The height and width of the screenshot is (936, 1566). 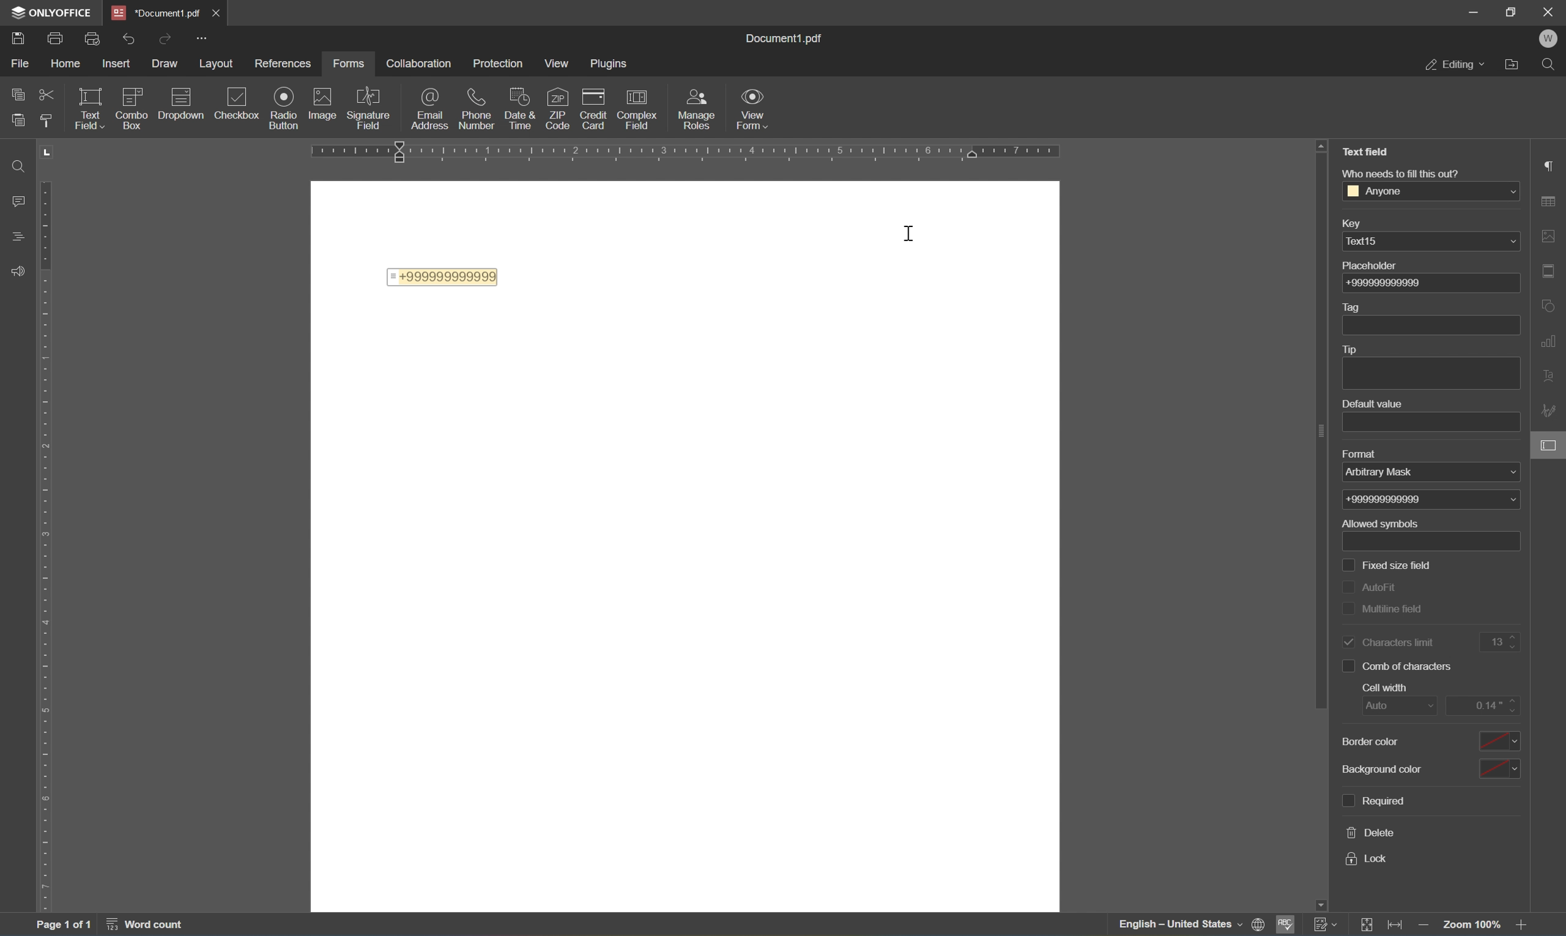 I want to click on fit to page, so click(x=1371, y=925).